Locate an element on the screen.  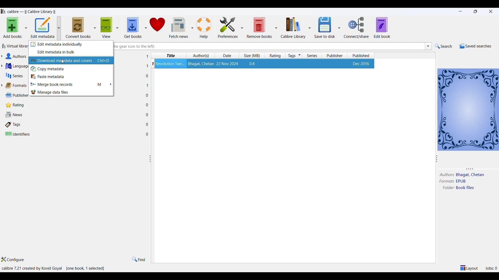
save to disc options dropdown button is located at coordinates (339, 27).